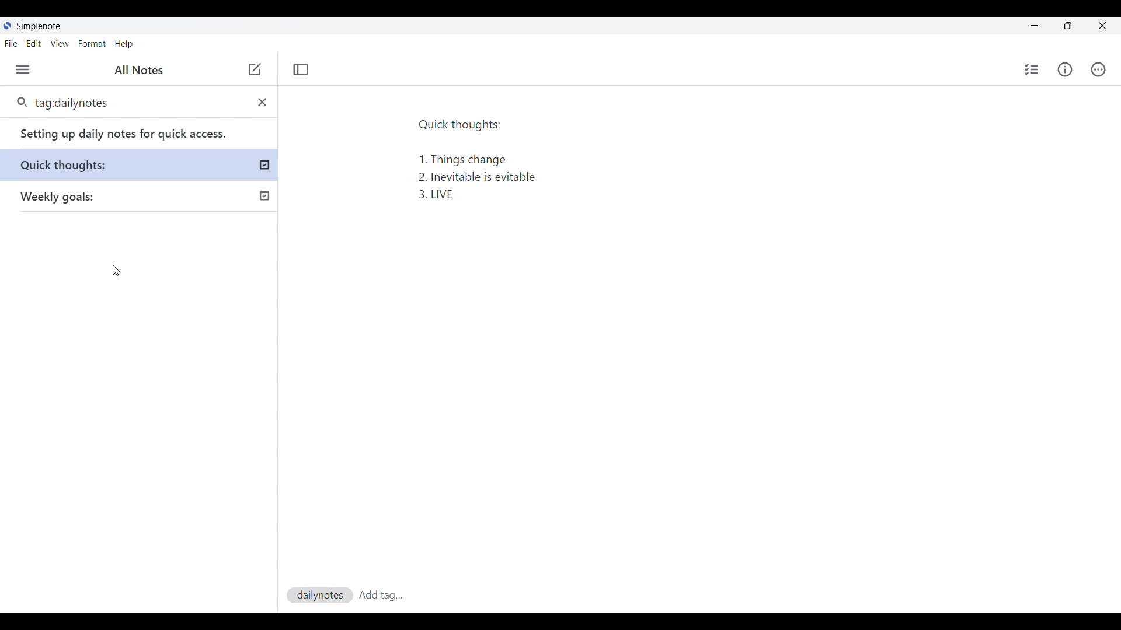  Describe the element at coordinates (255, 70) in the screenshot. I see `Cursor position unchanged` at that location.